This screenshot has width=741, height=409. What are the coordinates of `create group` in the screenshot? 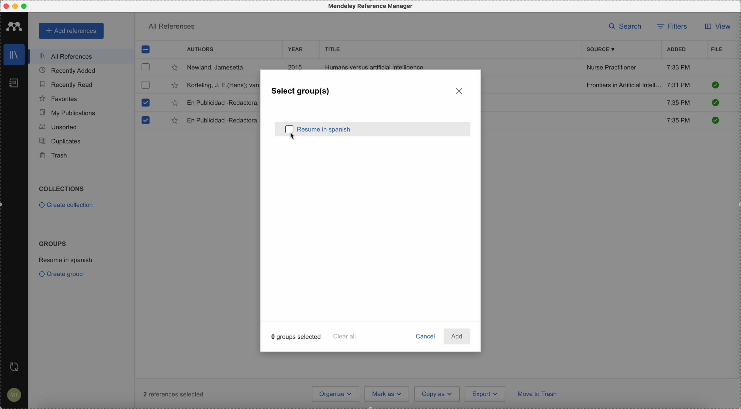 It's located at (63, 274).